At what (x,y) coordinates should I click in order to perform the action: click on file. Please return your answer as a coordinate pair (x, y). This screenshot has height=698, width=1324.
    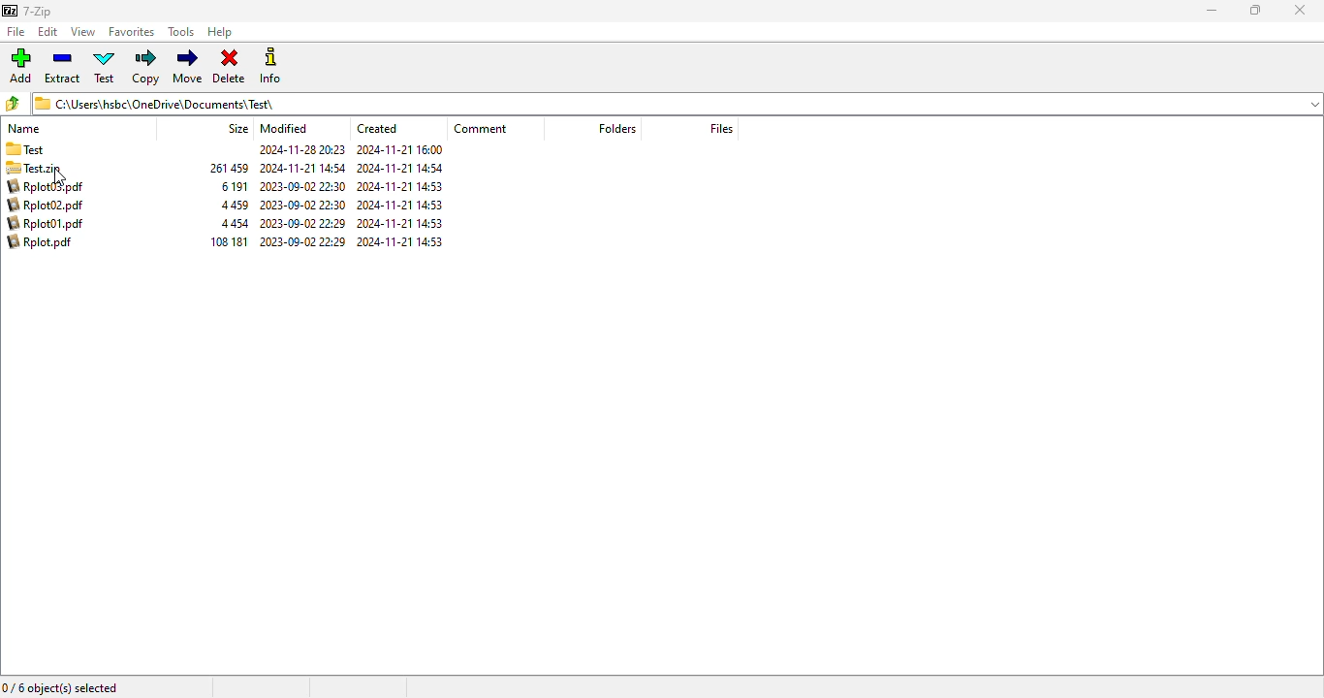
    Looking at the image, I should click on (15, 32).